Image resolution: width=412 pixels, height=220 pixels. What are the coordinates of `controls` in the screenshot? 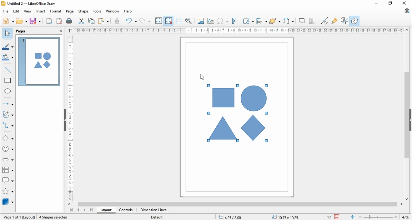 It's located at (126, 210).